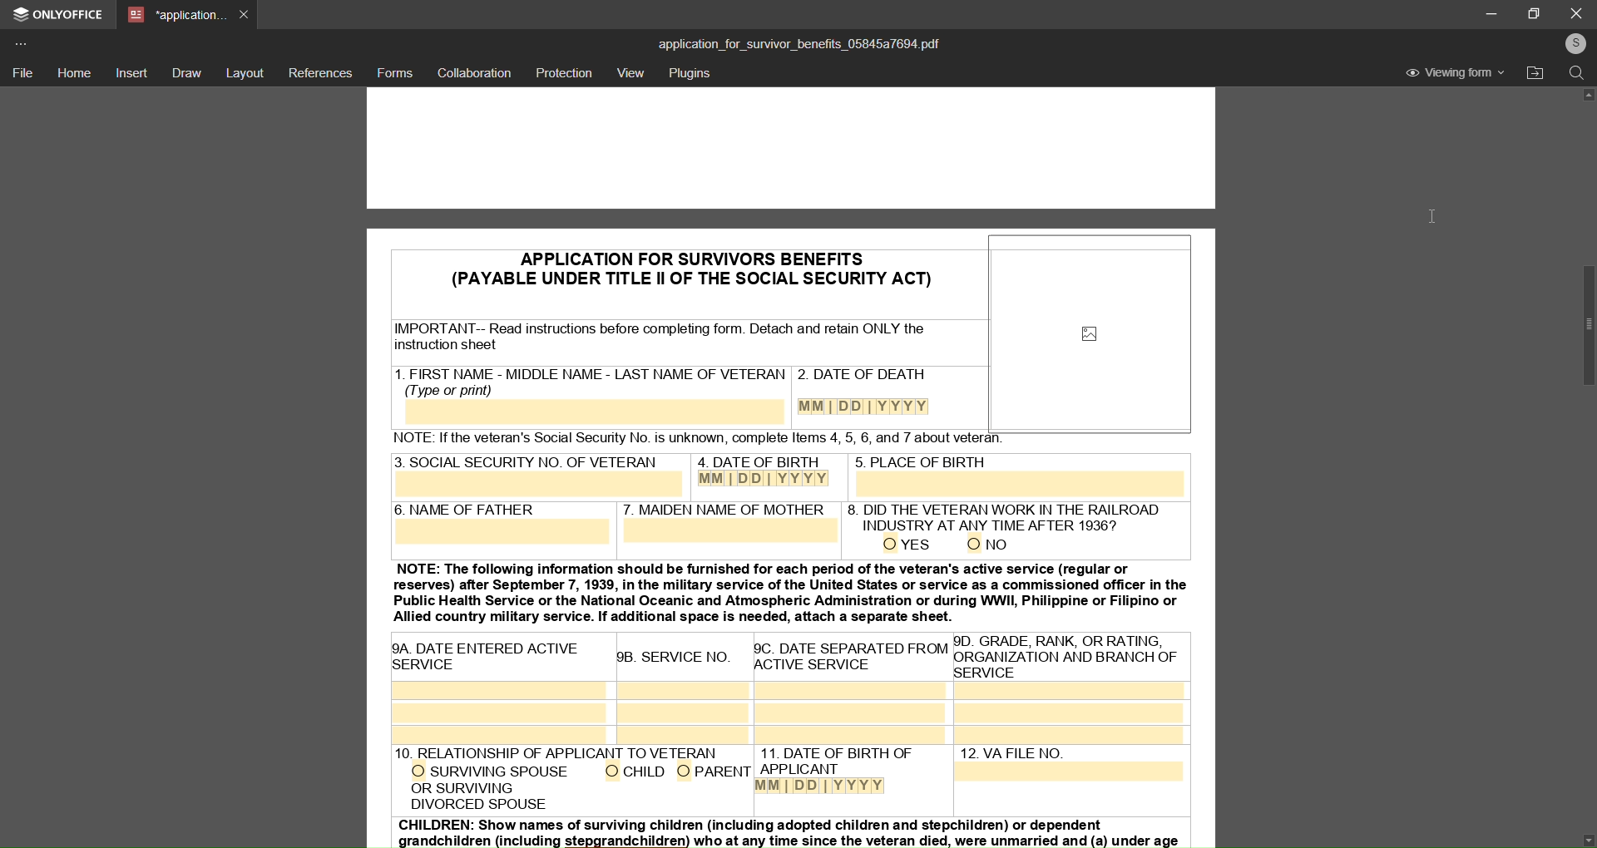 The image size is (1597, 848). I want to click on viewing form, so click(1457, 74).